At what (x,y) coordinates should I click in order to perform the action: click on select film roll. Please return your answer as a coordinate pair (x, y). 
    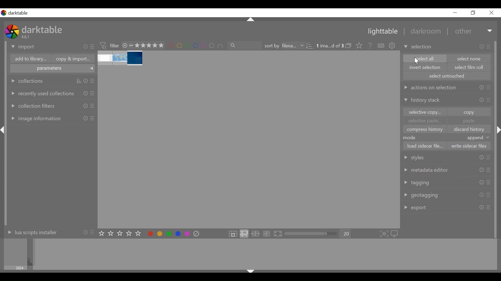
    Looking at the image, I should click on (469, 68).